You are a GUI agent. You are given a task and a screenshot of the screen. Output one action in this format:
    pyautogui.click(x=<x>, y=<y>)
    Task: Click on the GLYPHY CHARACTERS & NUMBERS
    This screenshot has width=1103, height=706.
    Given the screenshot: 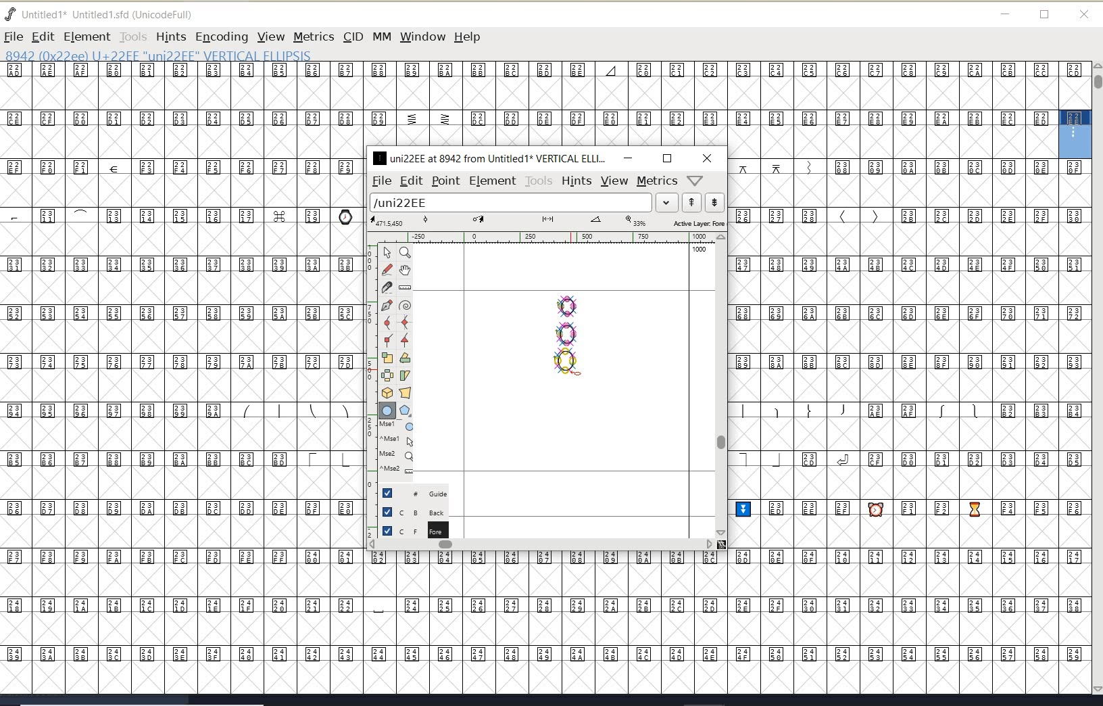 What is the action you would take?
    pyautogui.click(x=529, y=104)
    